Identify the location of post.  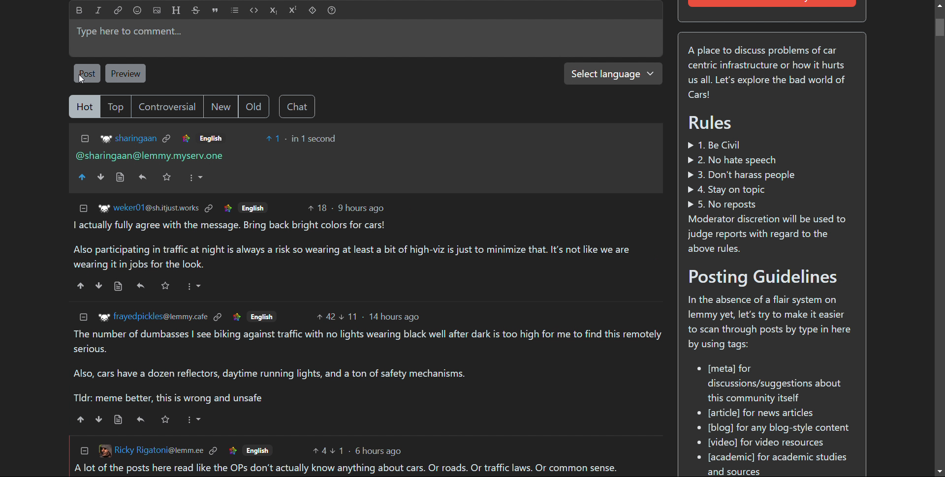
(87, 74).